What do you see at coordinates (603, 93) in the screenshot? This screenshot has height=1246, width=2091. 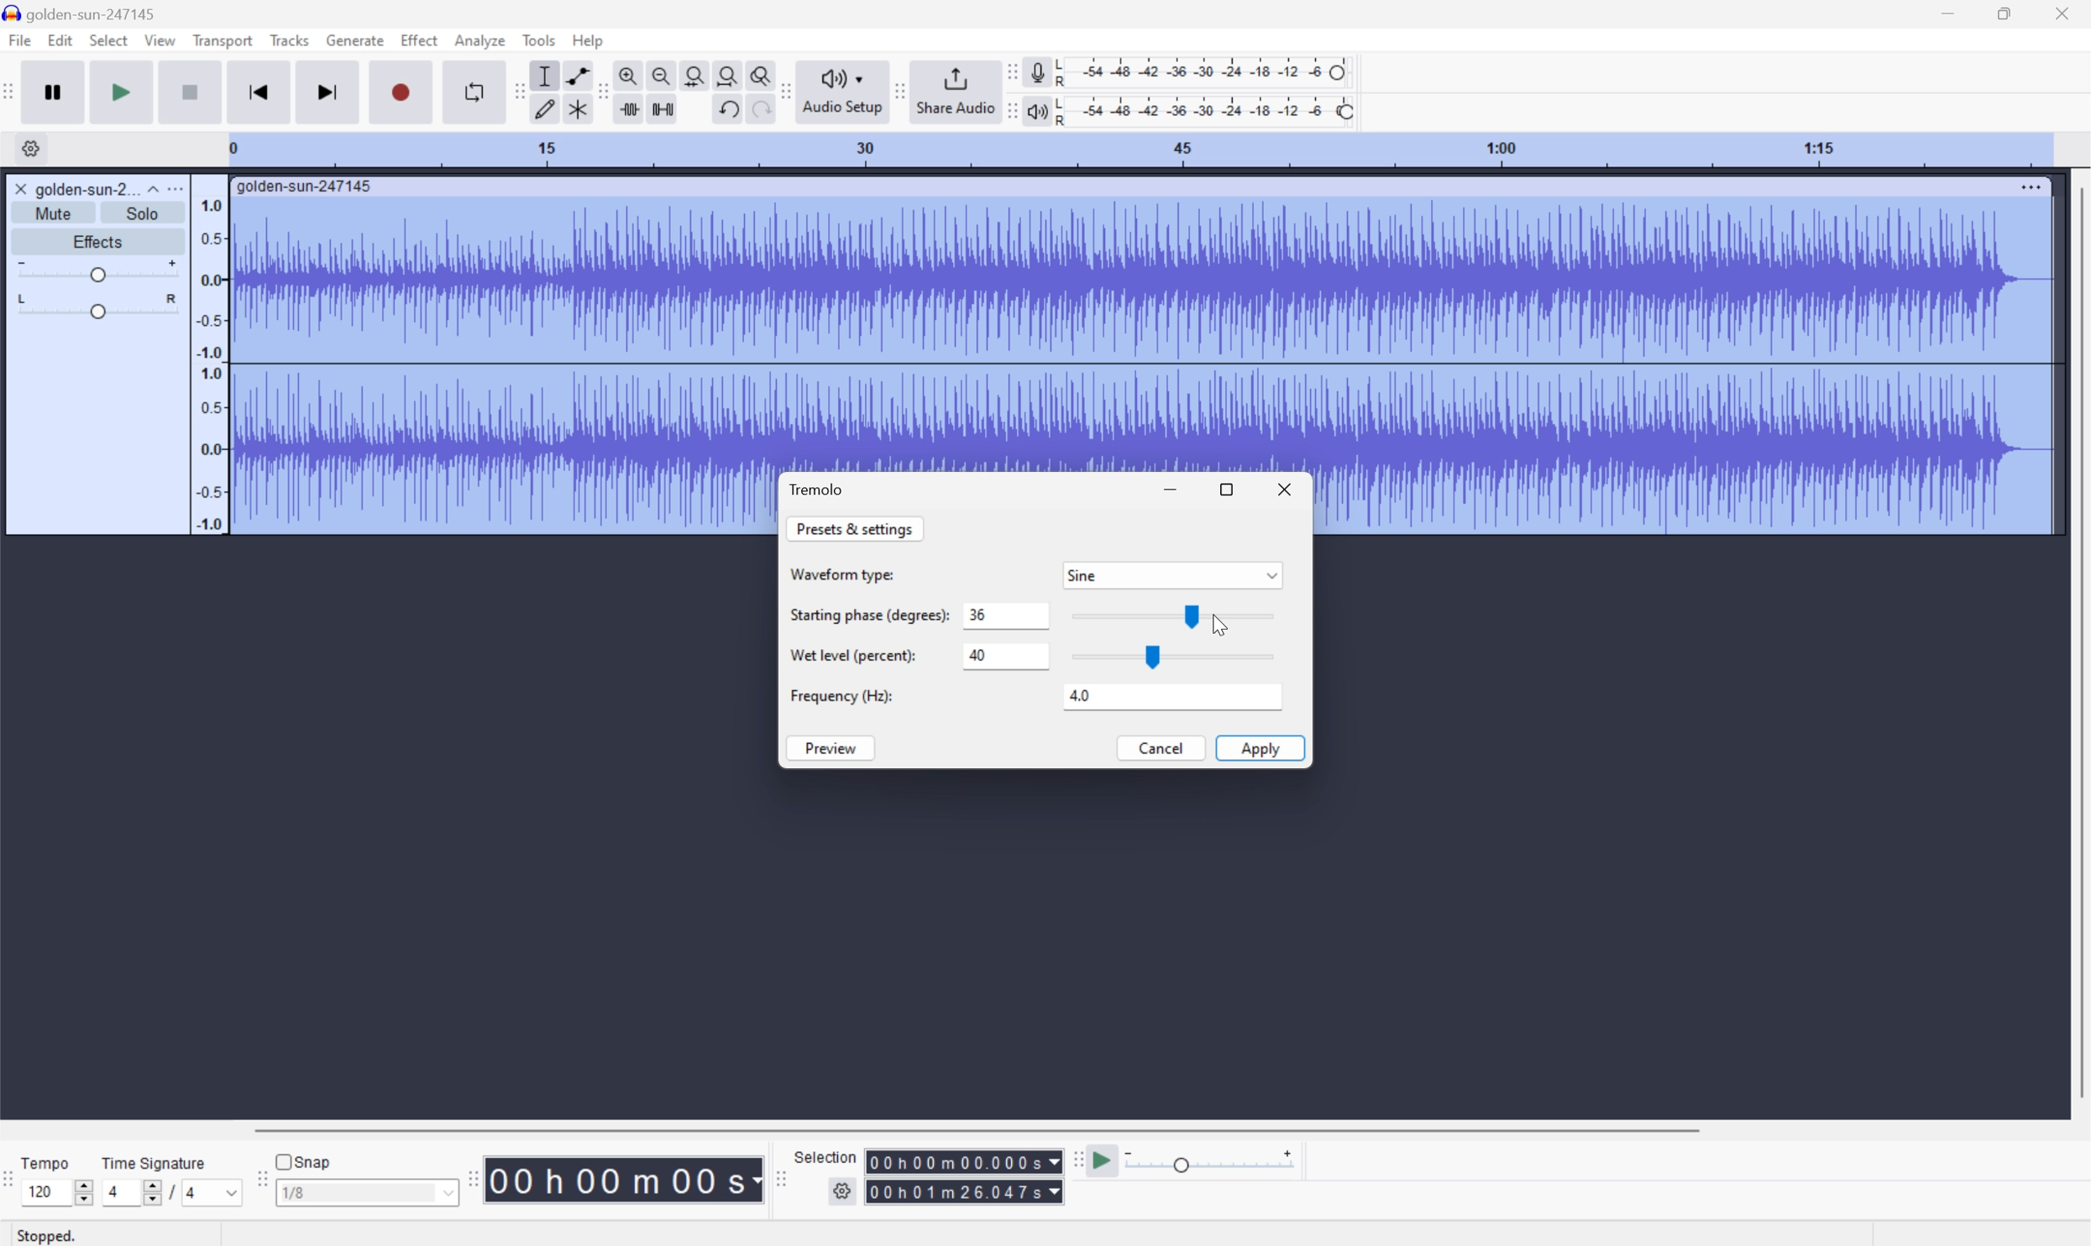 I see `Audacity edit toolbar` at bounding box center [603, 93].